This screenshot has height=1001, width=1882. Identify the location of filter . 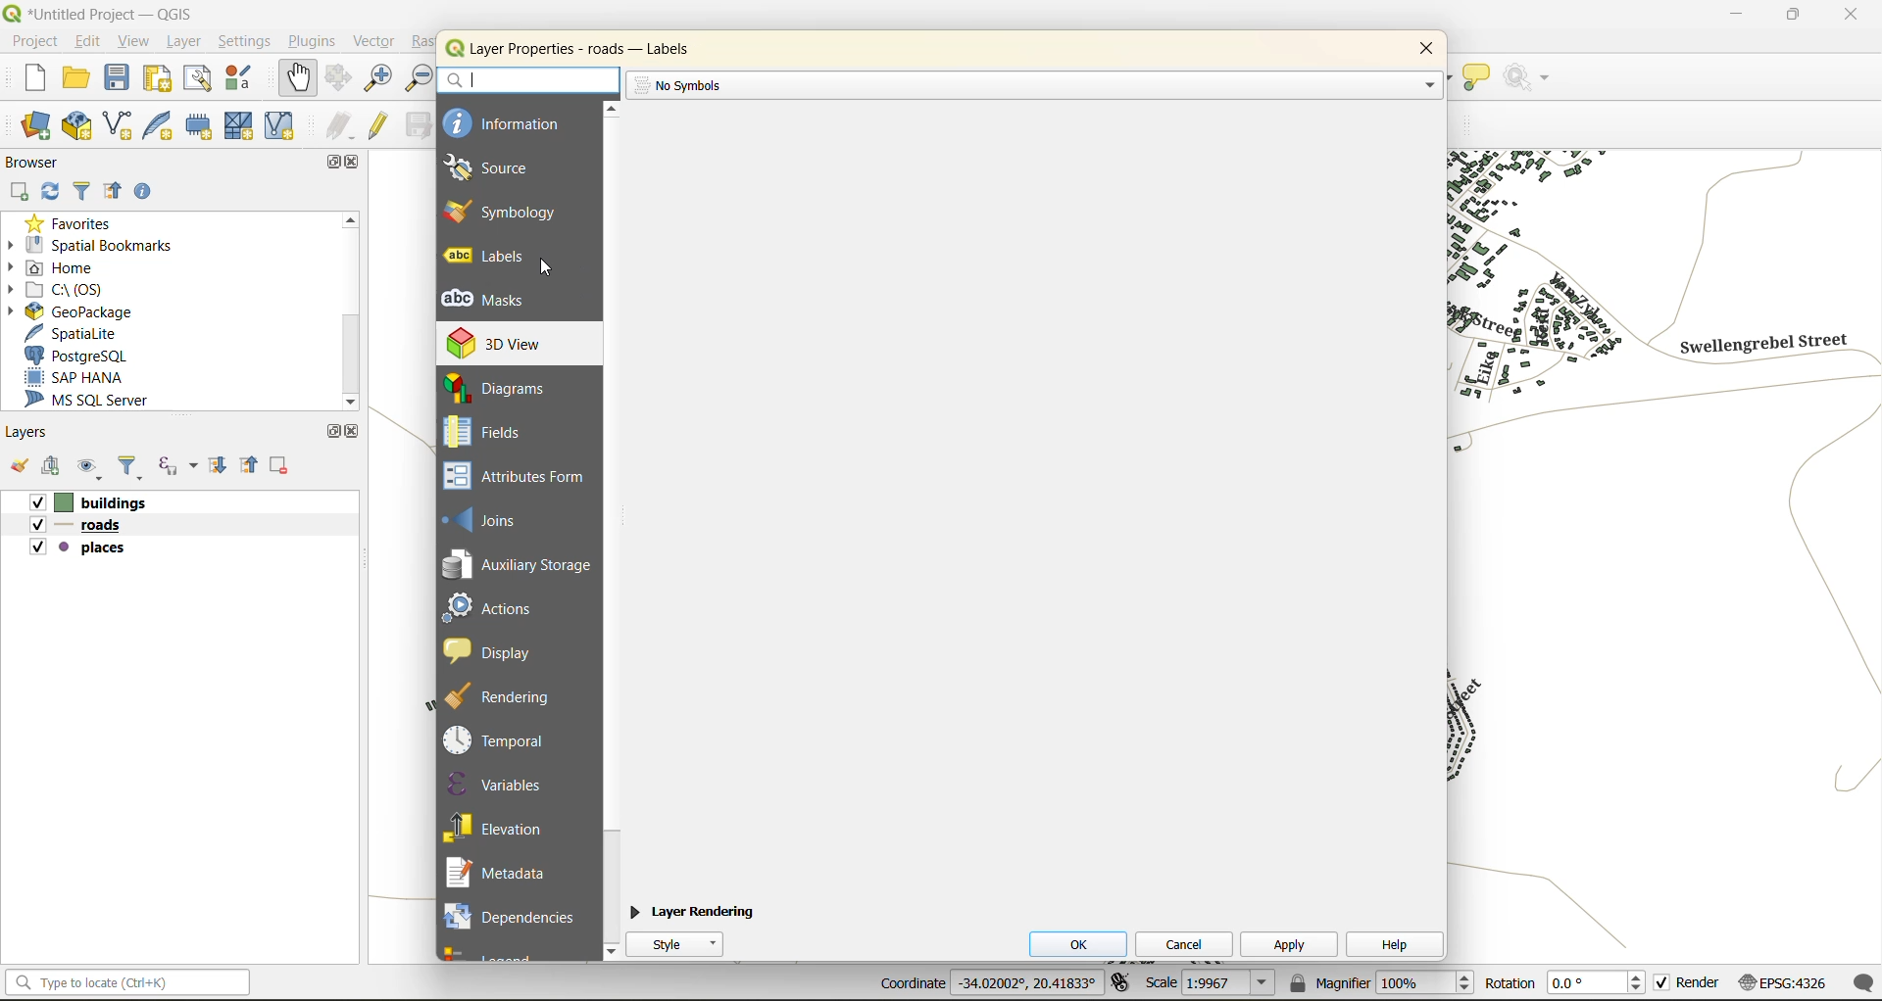
(132, 468).